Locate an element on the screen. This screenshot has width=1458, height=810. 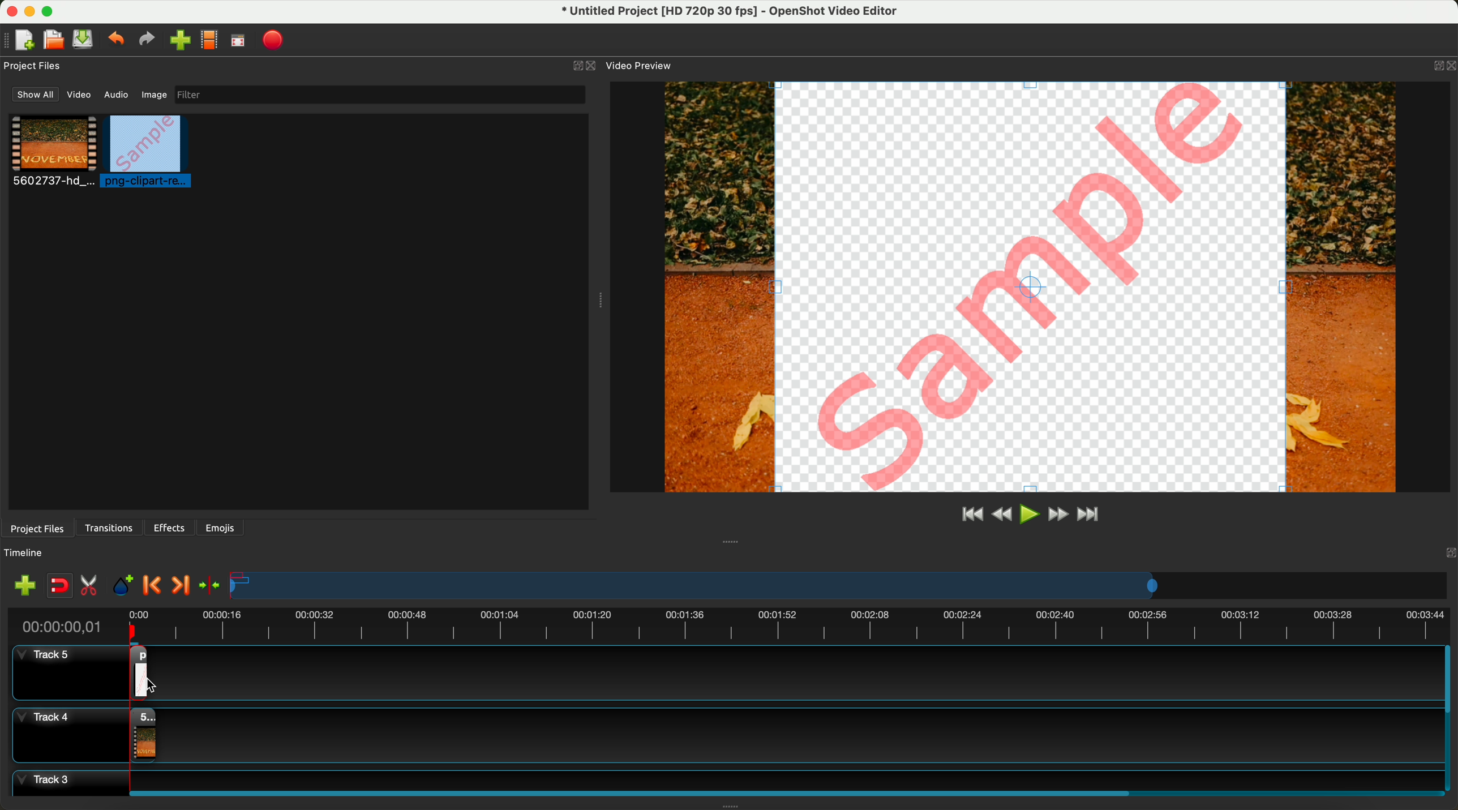
rewind is located at coordinates (1001, 516).